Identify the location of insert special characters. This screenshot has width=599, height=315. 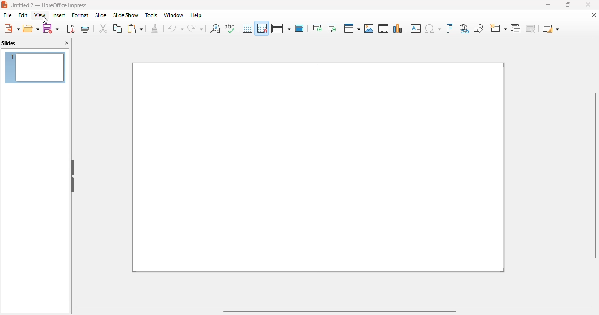
(432, 28).